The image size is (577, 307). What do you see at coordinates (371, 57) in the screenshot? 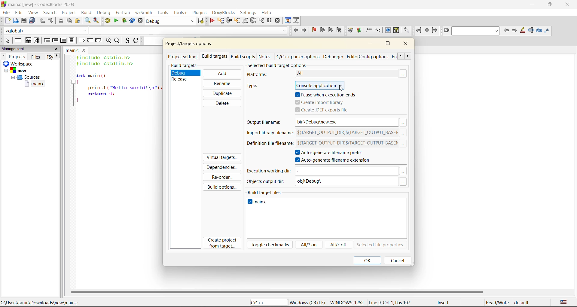
I see `editor/config options` at bounding box center [371, 57].